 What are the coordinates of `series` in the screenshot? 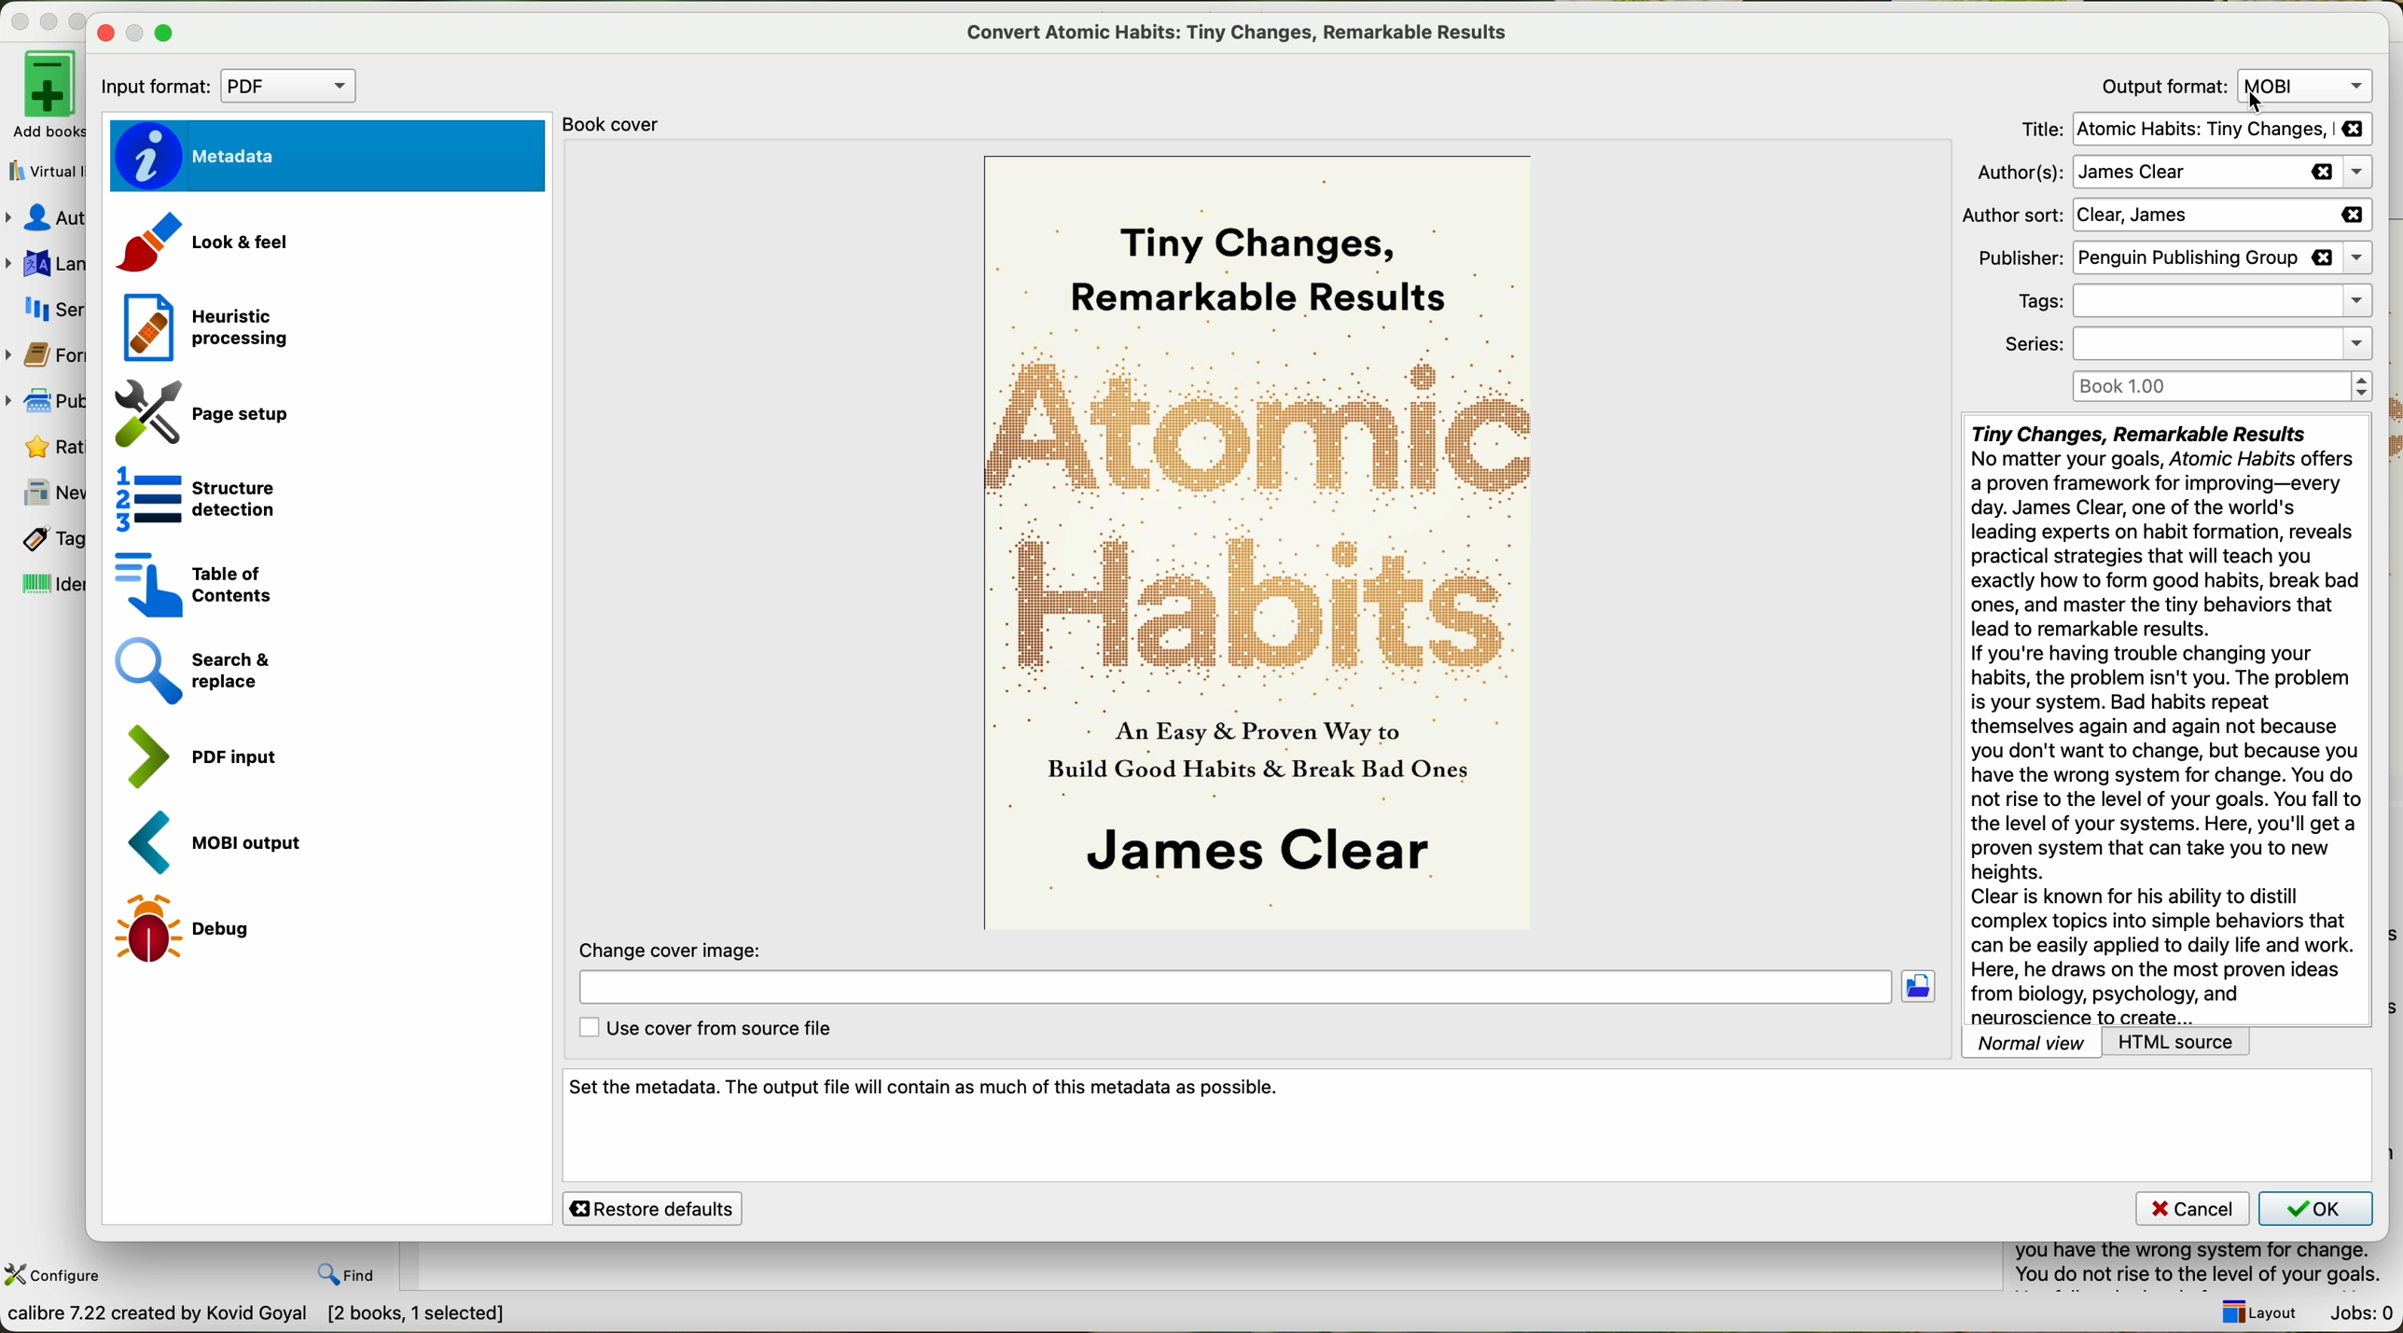 It's located at (45, 309).